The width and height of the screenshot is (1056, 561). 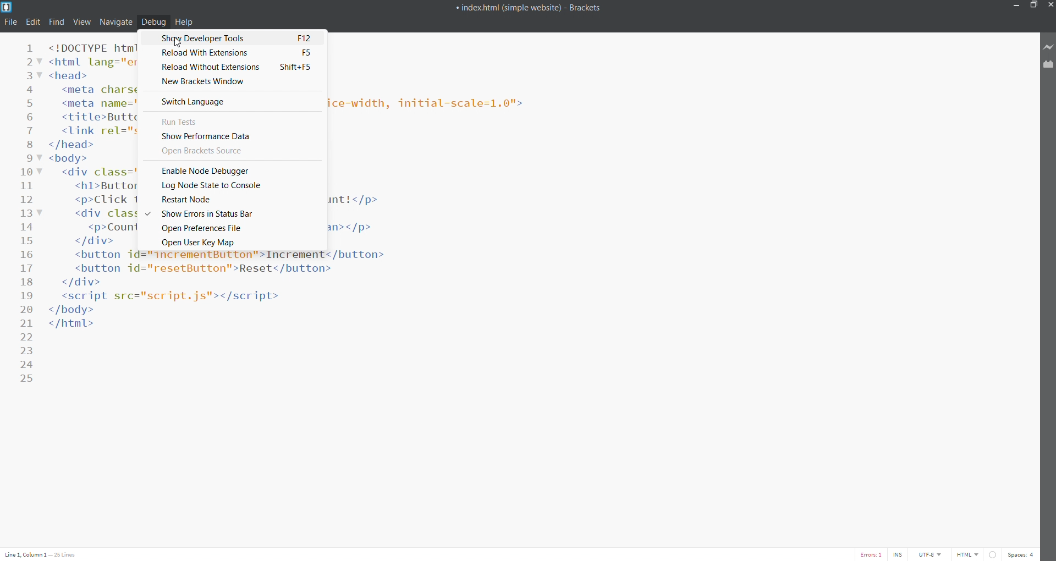 I want to click on live preview, so click(x=1047, y=47).